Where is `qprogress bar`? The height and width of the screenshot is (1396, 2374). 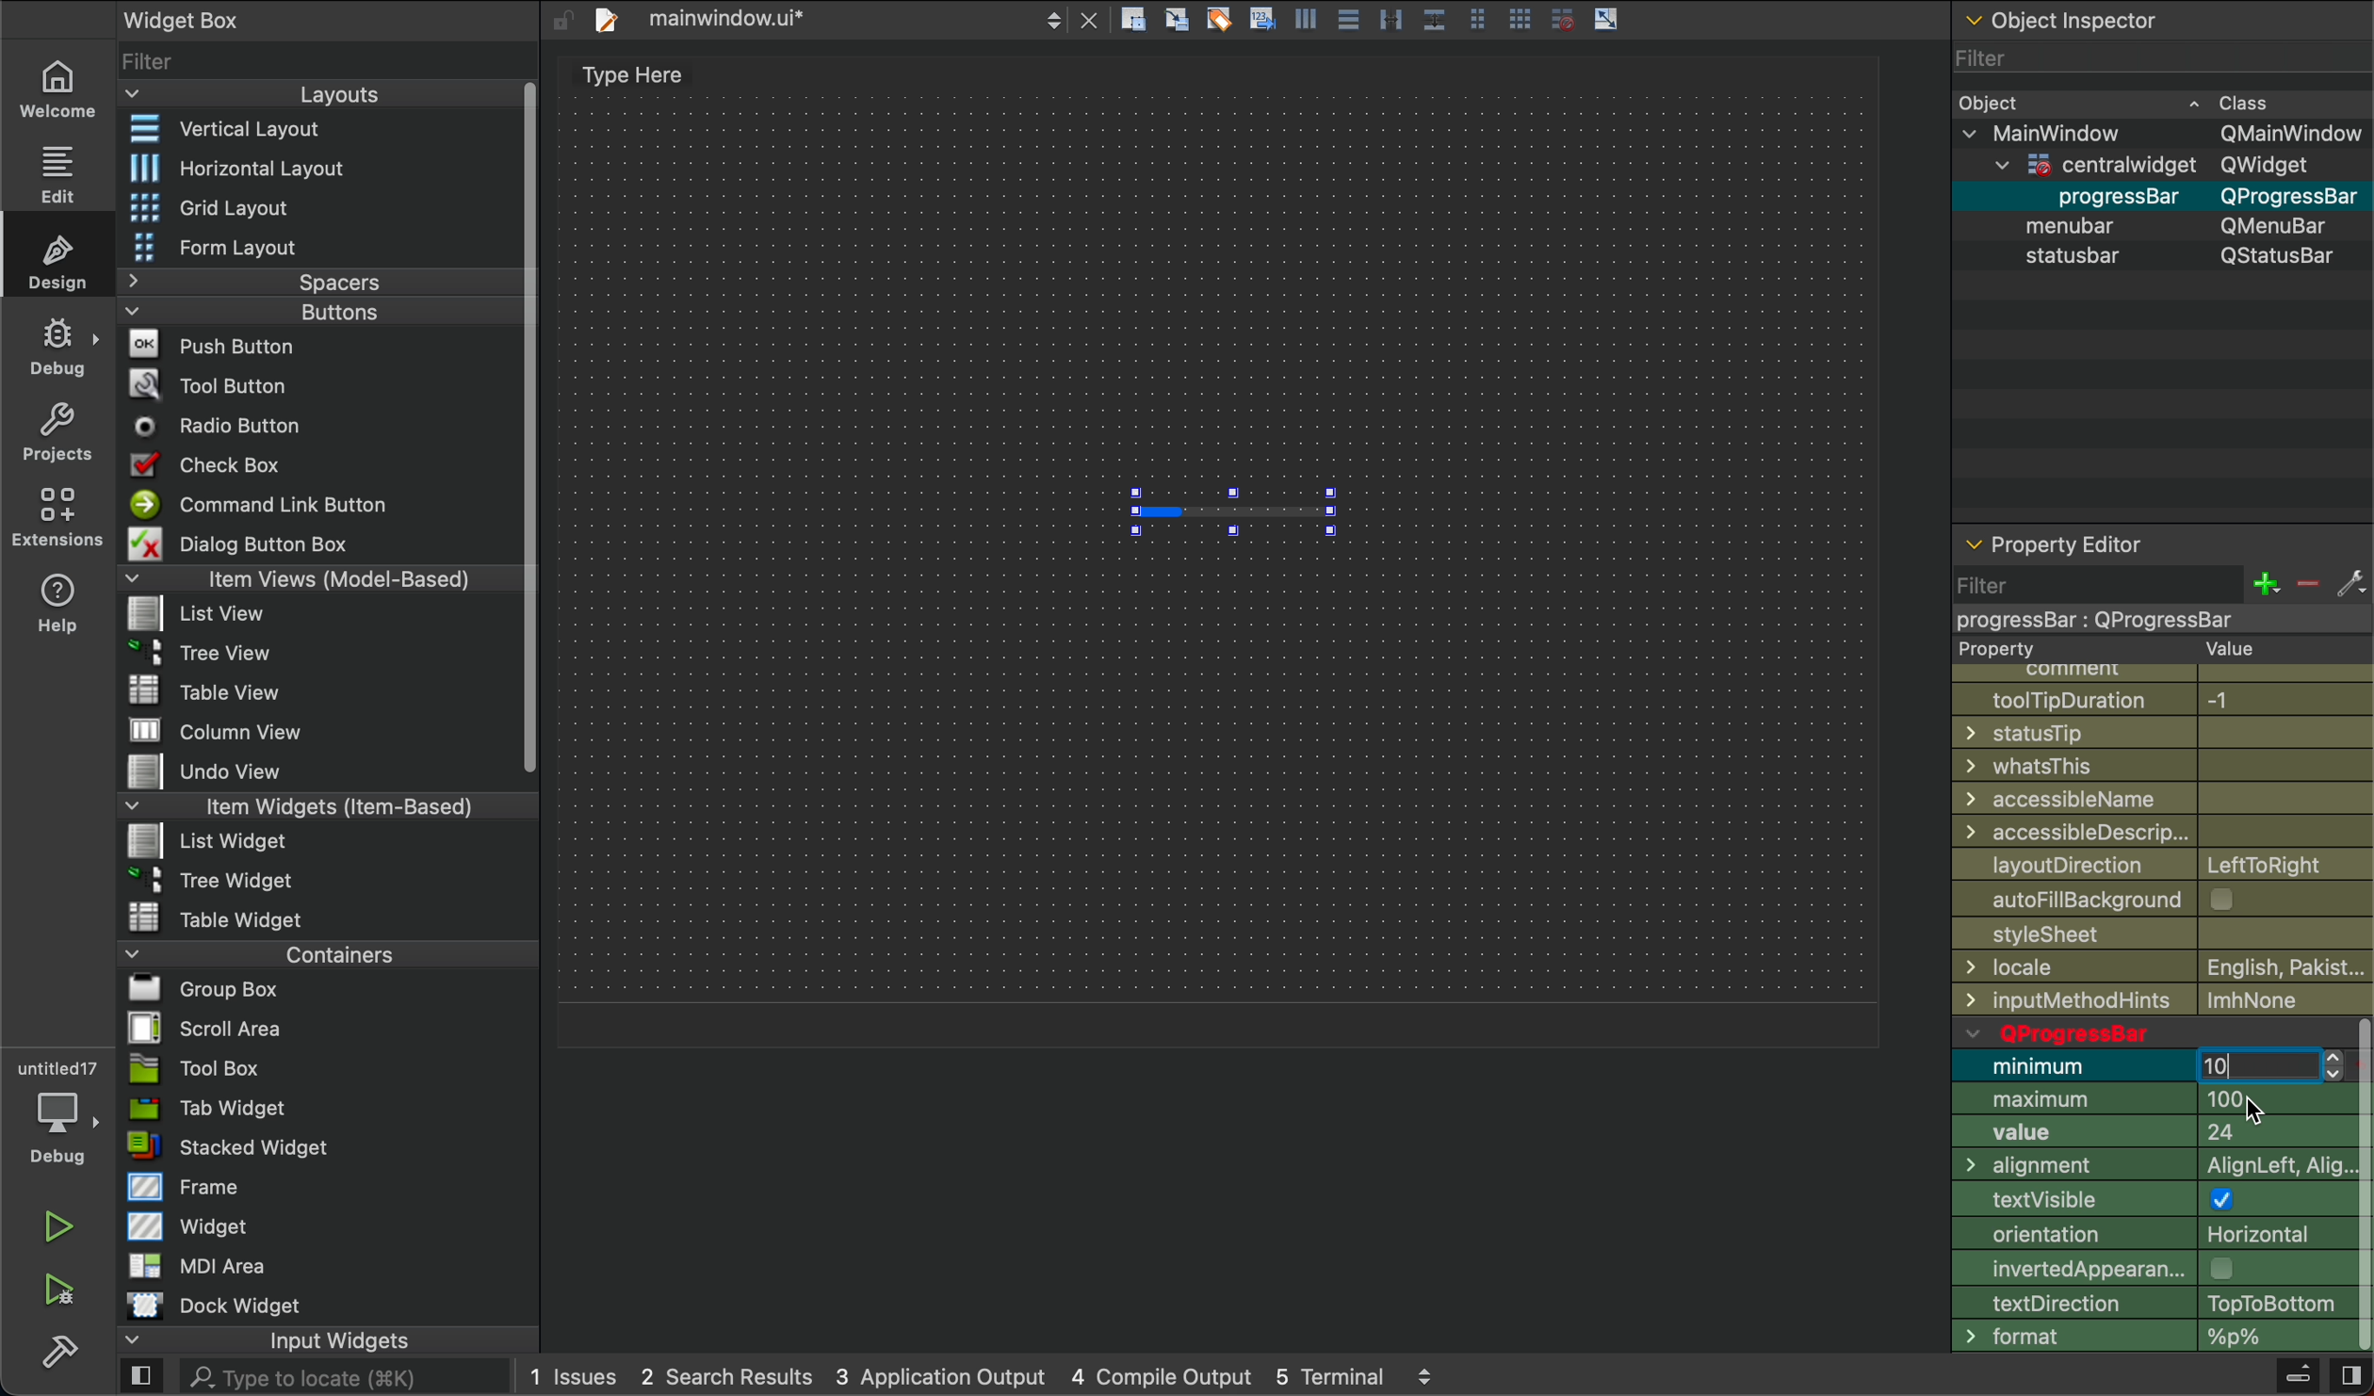
qprogress bar is located at coordinates (2147, 1032).